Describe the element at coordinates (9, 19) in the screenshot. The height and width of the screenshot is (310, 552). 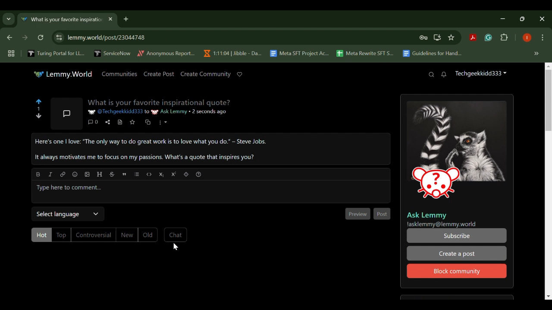
I see `Previous Page Dropdown Menu` at that location.